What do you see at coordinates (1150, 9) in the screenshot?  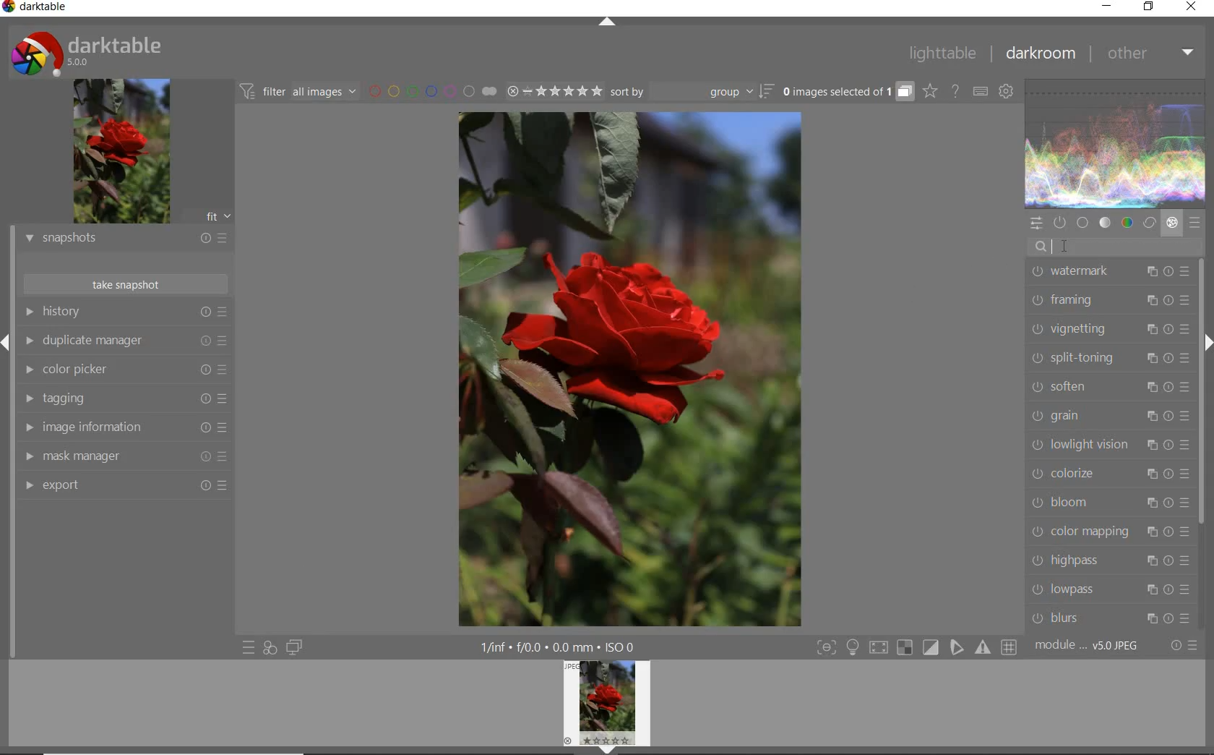 I see `restore` at bounding box center [1150, 9].